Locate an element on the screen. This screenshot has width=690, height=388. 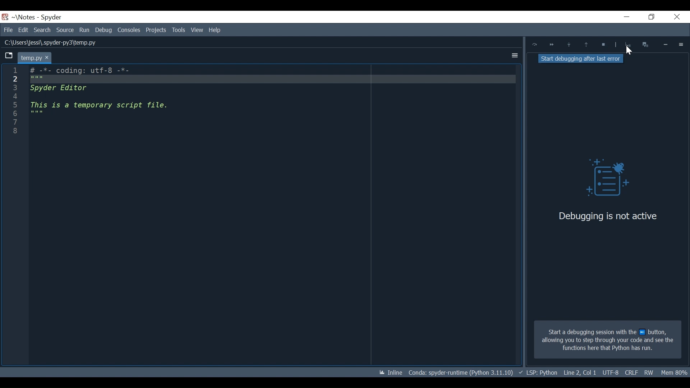
Continue ExecutionUntil next breakpoint is located at coordinates (551, 46).